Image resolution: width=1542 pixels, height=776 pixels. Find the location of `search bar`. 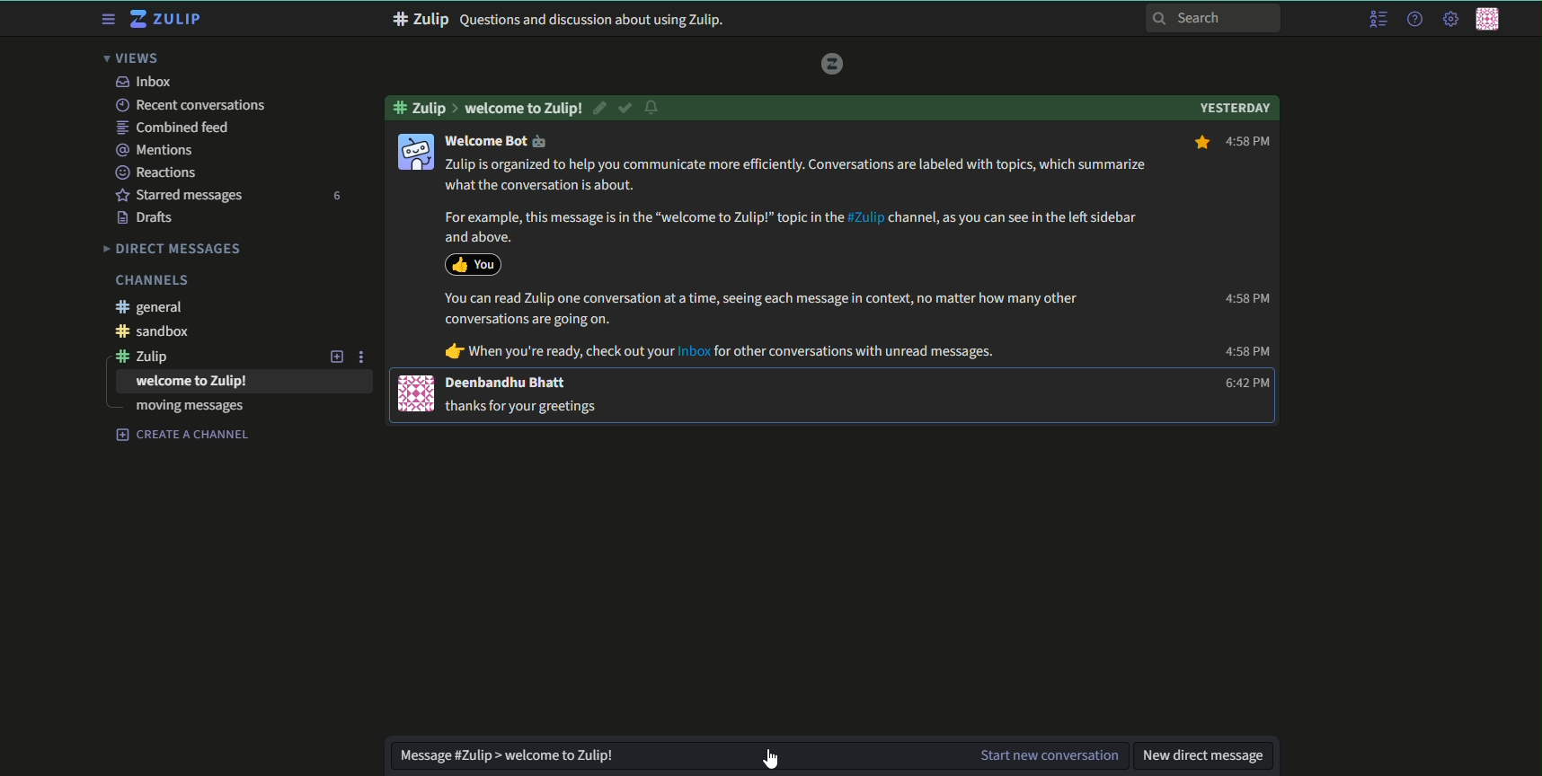

search bar is located at coordinates (1214, 17).